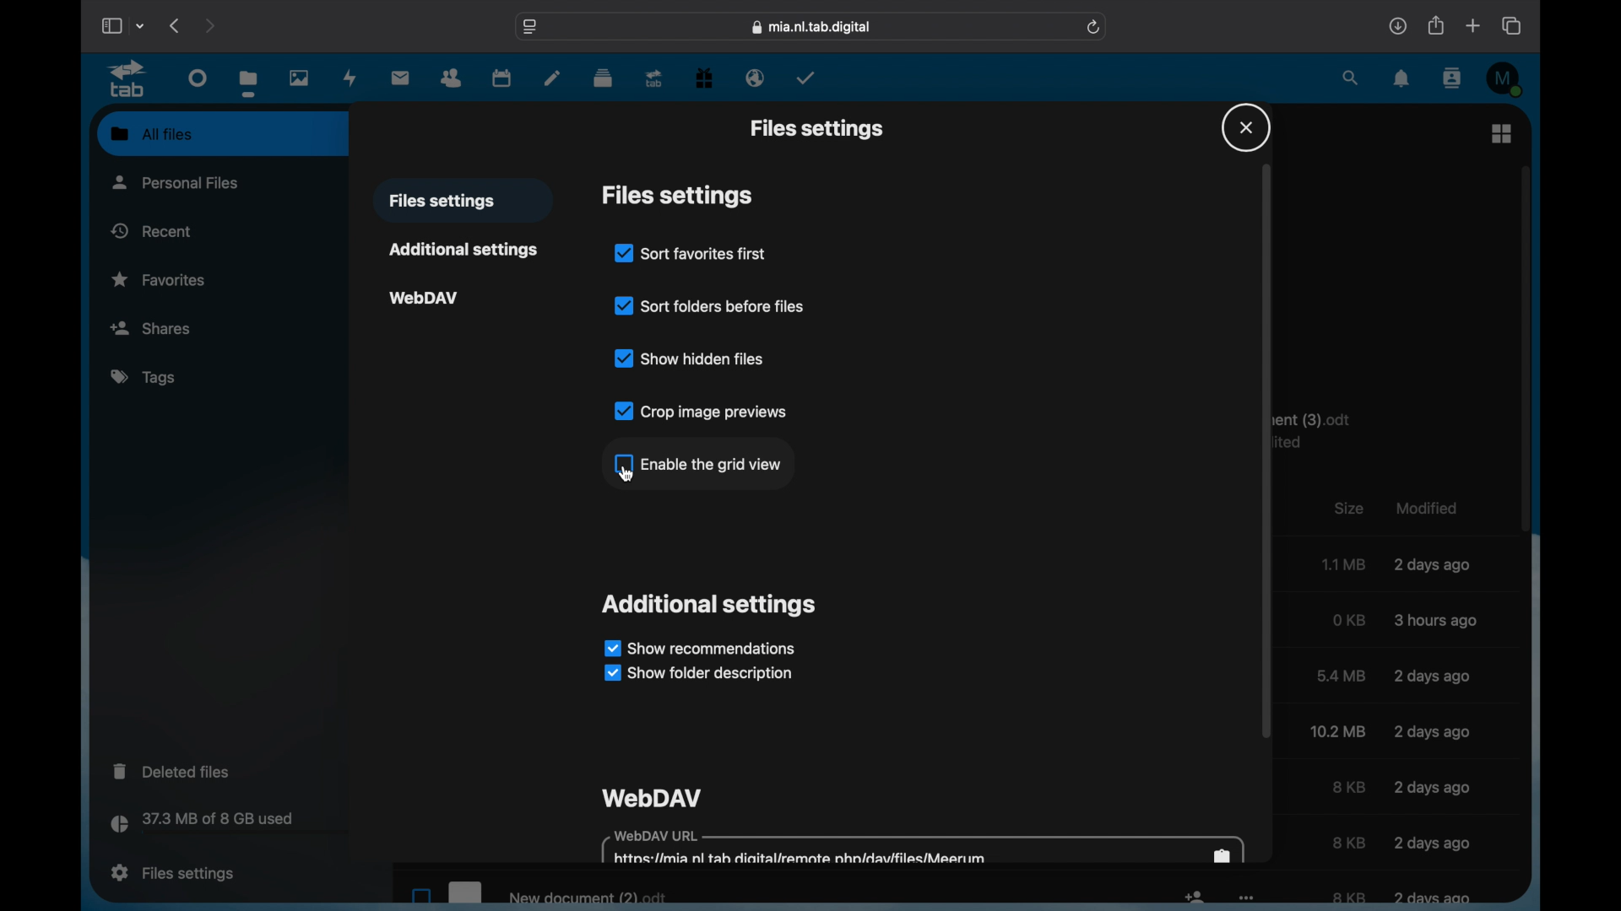 The height and width of the screenshot is (911, 1621). Describe the element at coordinates (534, 890) in the screenshot. I see `new document` at that location.